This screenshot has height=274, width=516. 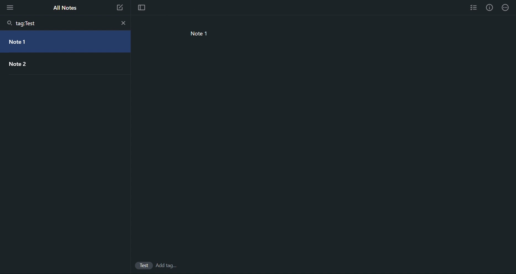 What do you see at coordinates (472, 7) in the screenshot?
I see `Checklist` at bounding box center [472, 7].